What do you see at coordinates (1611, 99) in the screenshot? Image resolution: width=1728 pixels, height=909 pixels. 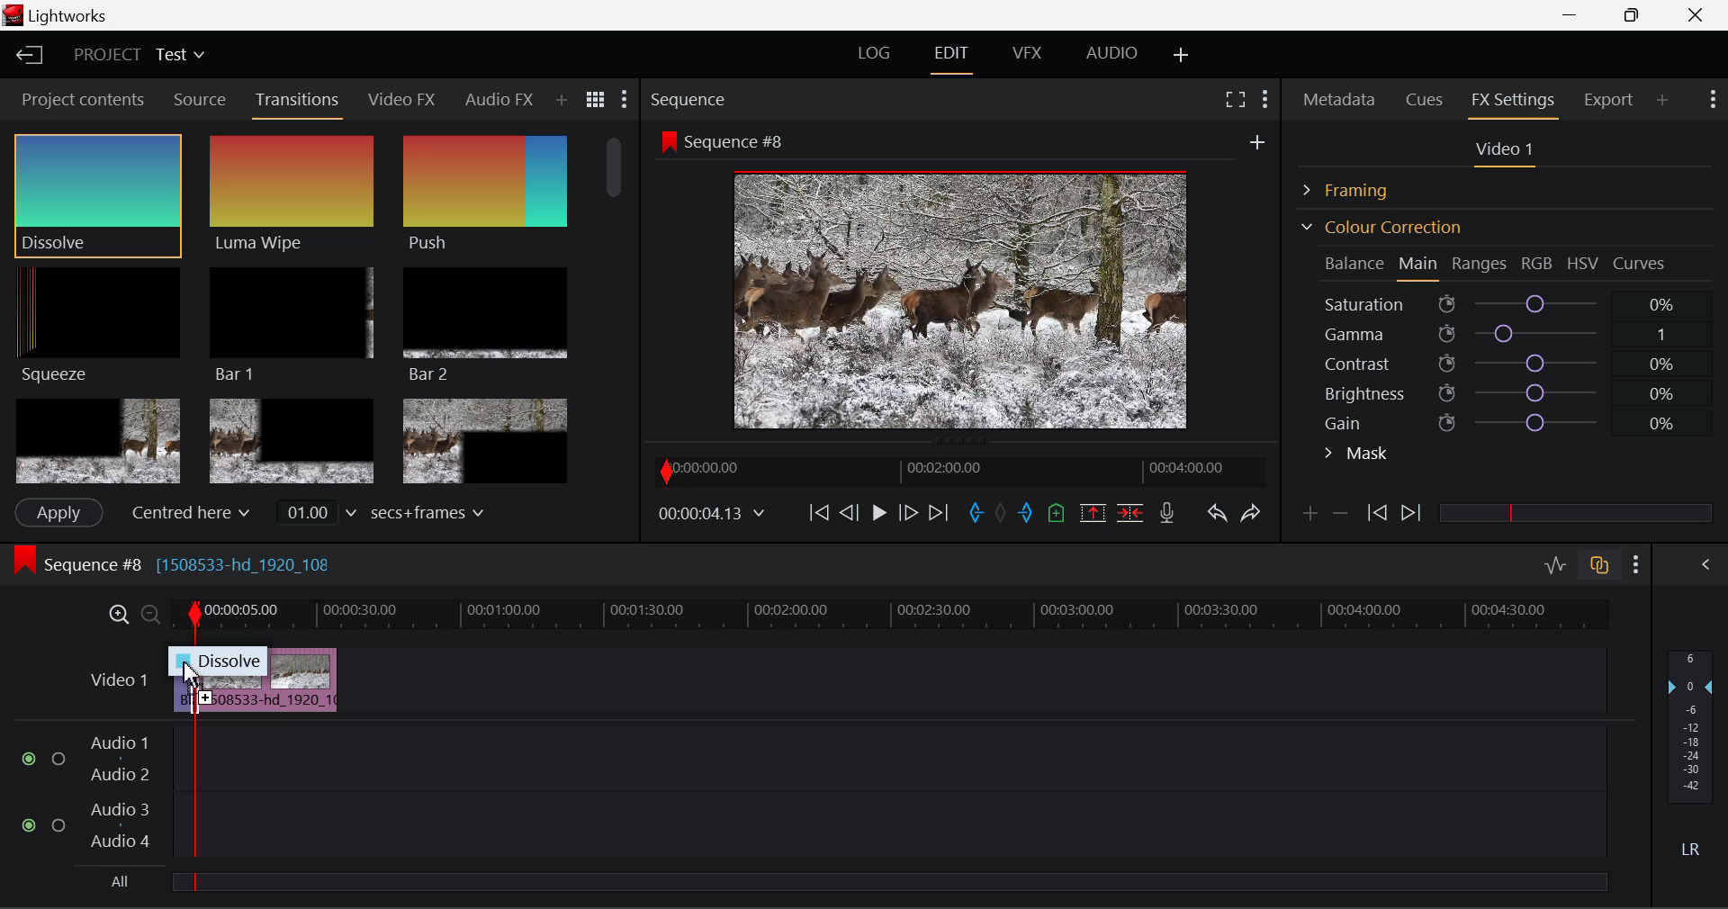 I see `Export Panel` at bounding box center [1611, 99].